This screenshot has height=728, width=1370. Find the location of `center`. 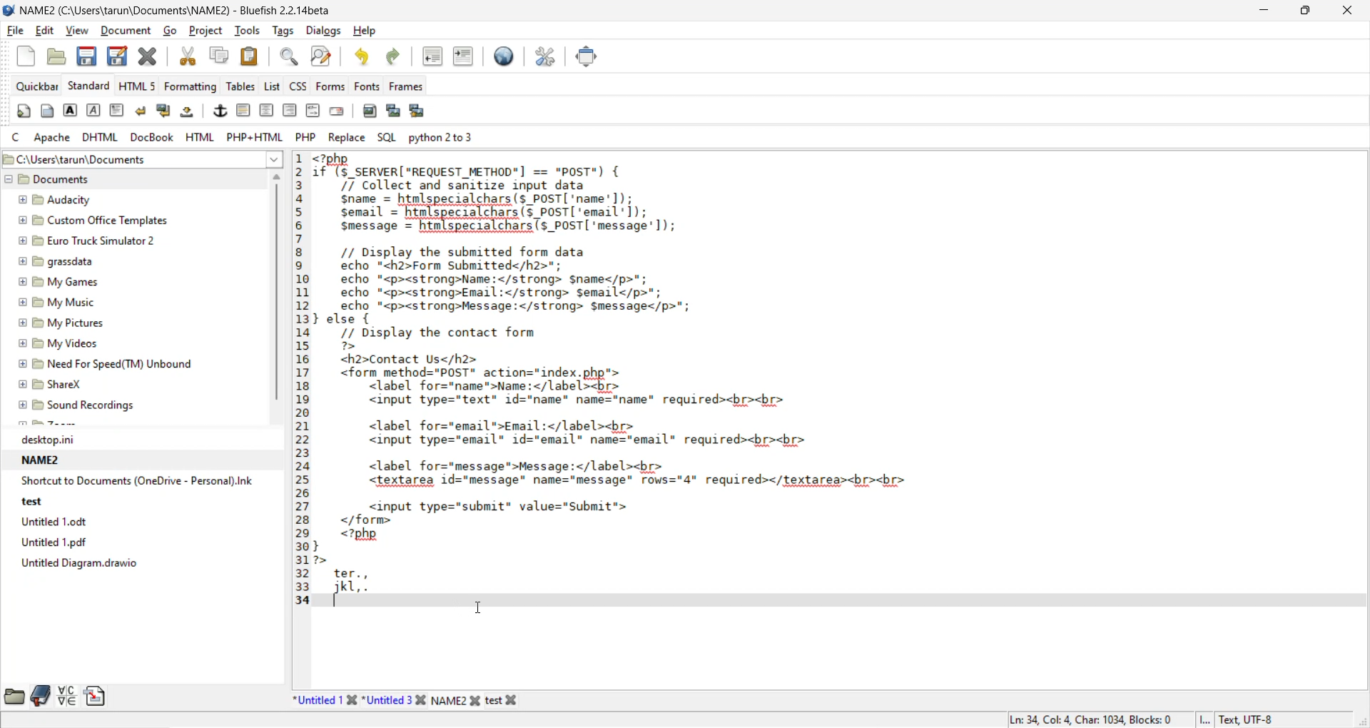

center is located at coordinates (266, 111).